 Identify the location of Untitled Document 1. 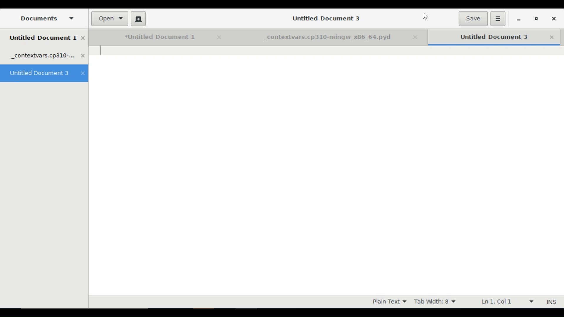
(151, 37).